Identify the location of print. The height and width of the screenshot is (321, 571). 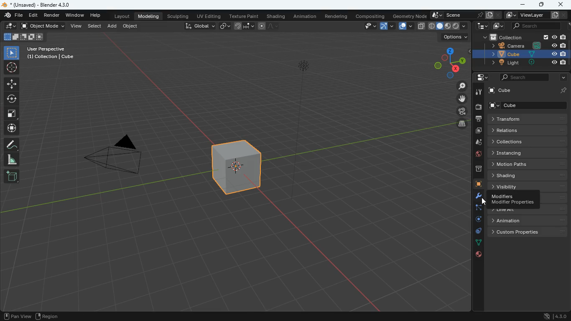
(477, 120).